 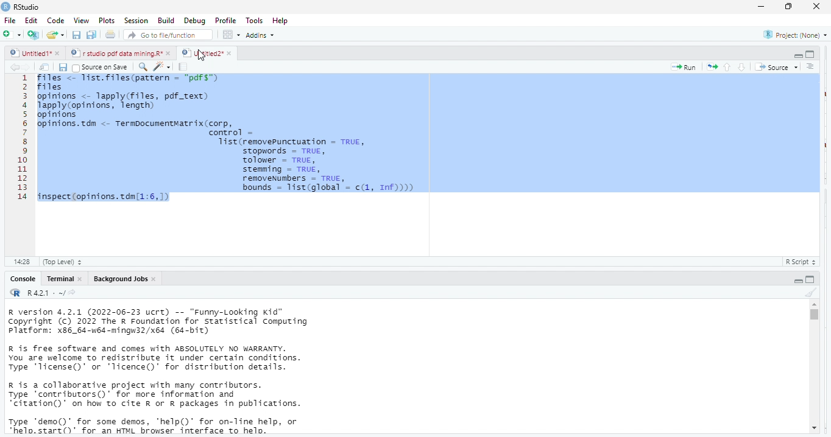 I want to click on new file, so click(x=11, y=34).